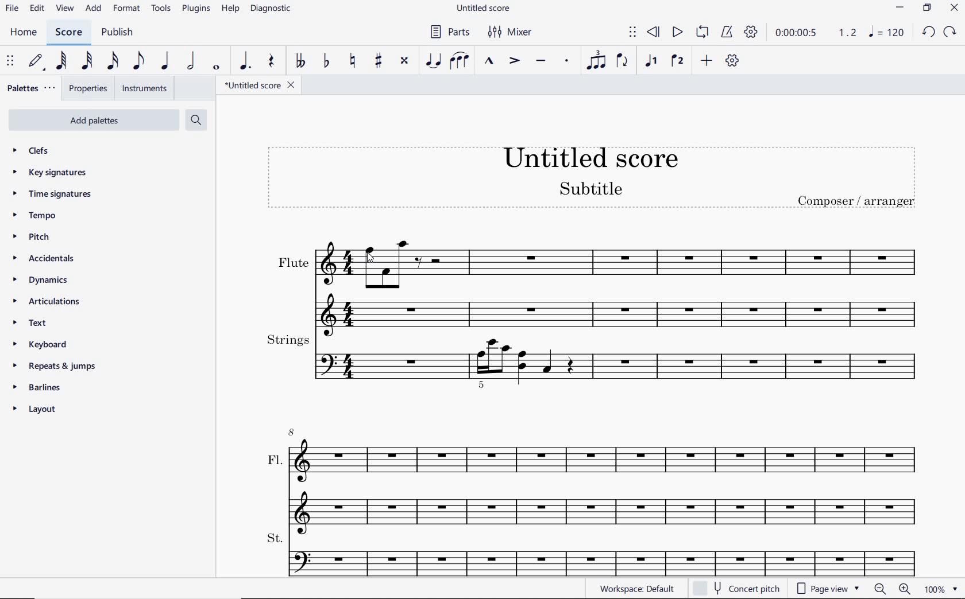 The height and width of the screenshot is (599, 965). What do you see at coordinates (942, 589) in the screenshot?
I see `zoom factor` at bounding box center [942, 589].